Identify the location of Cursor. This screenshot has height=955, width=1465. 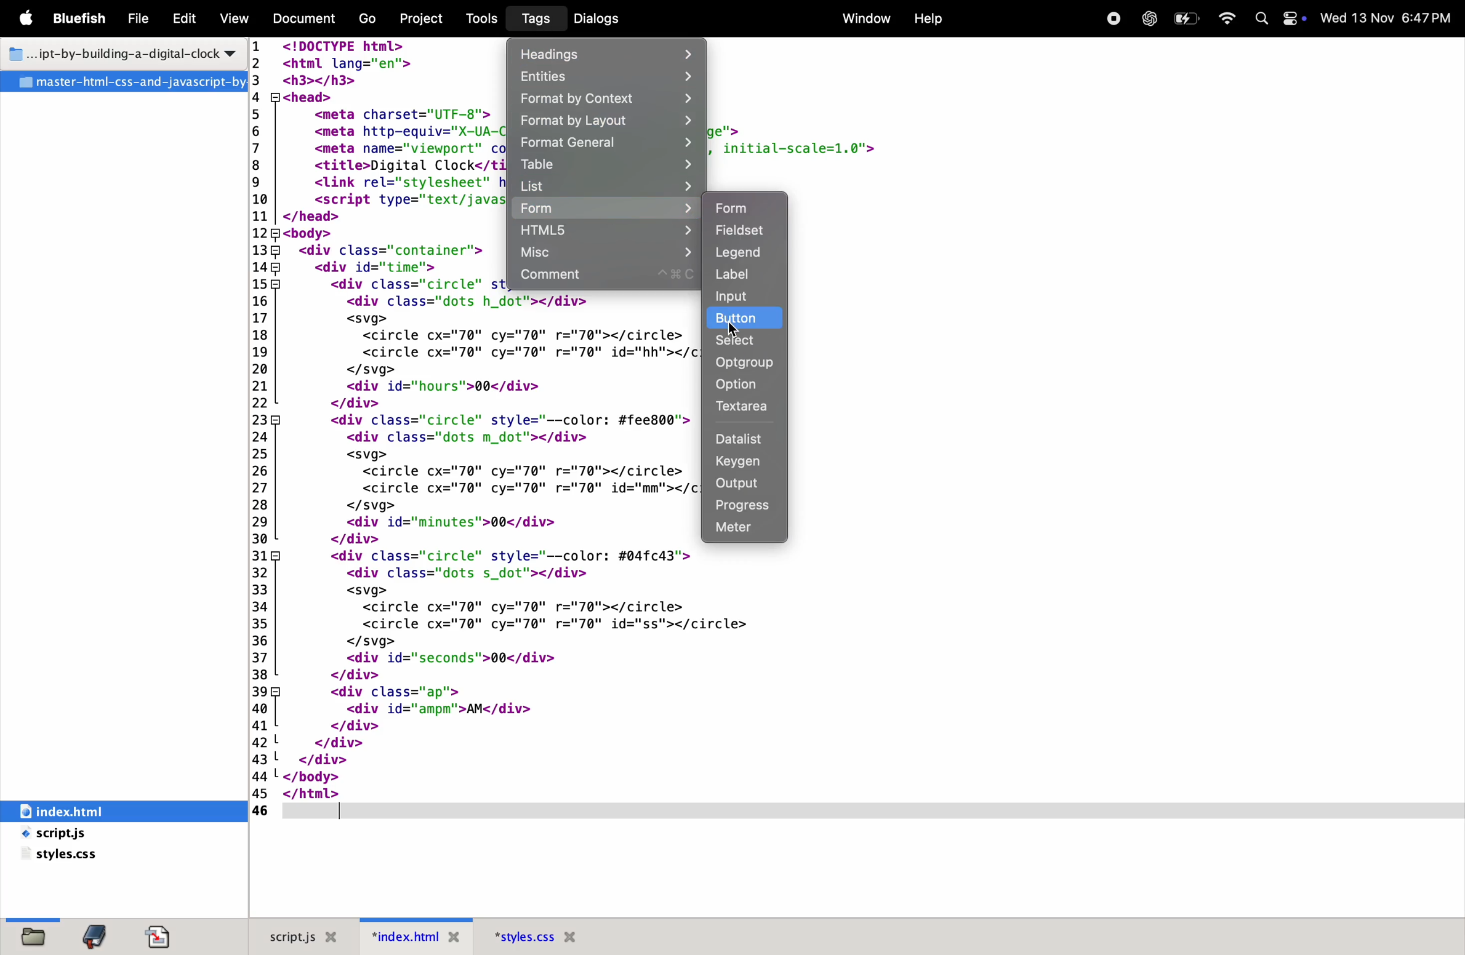
(735, 329).